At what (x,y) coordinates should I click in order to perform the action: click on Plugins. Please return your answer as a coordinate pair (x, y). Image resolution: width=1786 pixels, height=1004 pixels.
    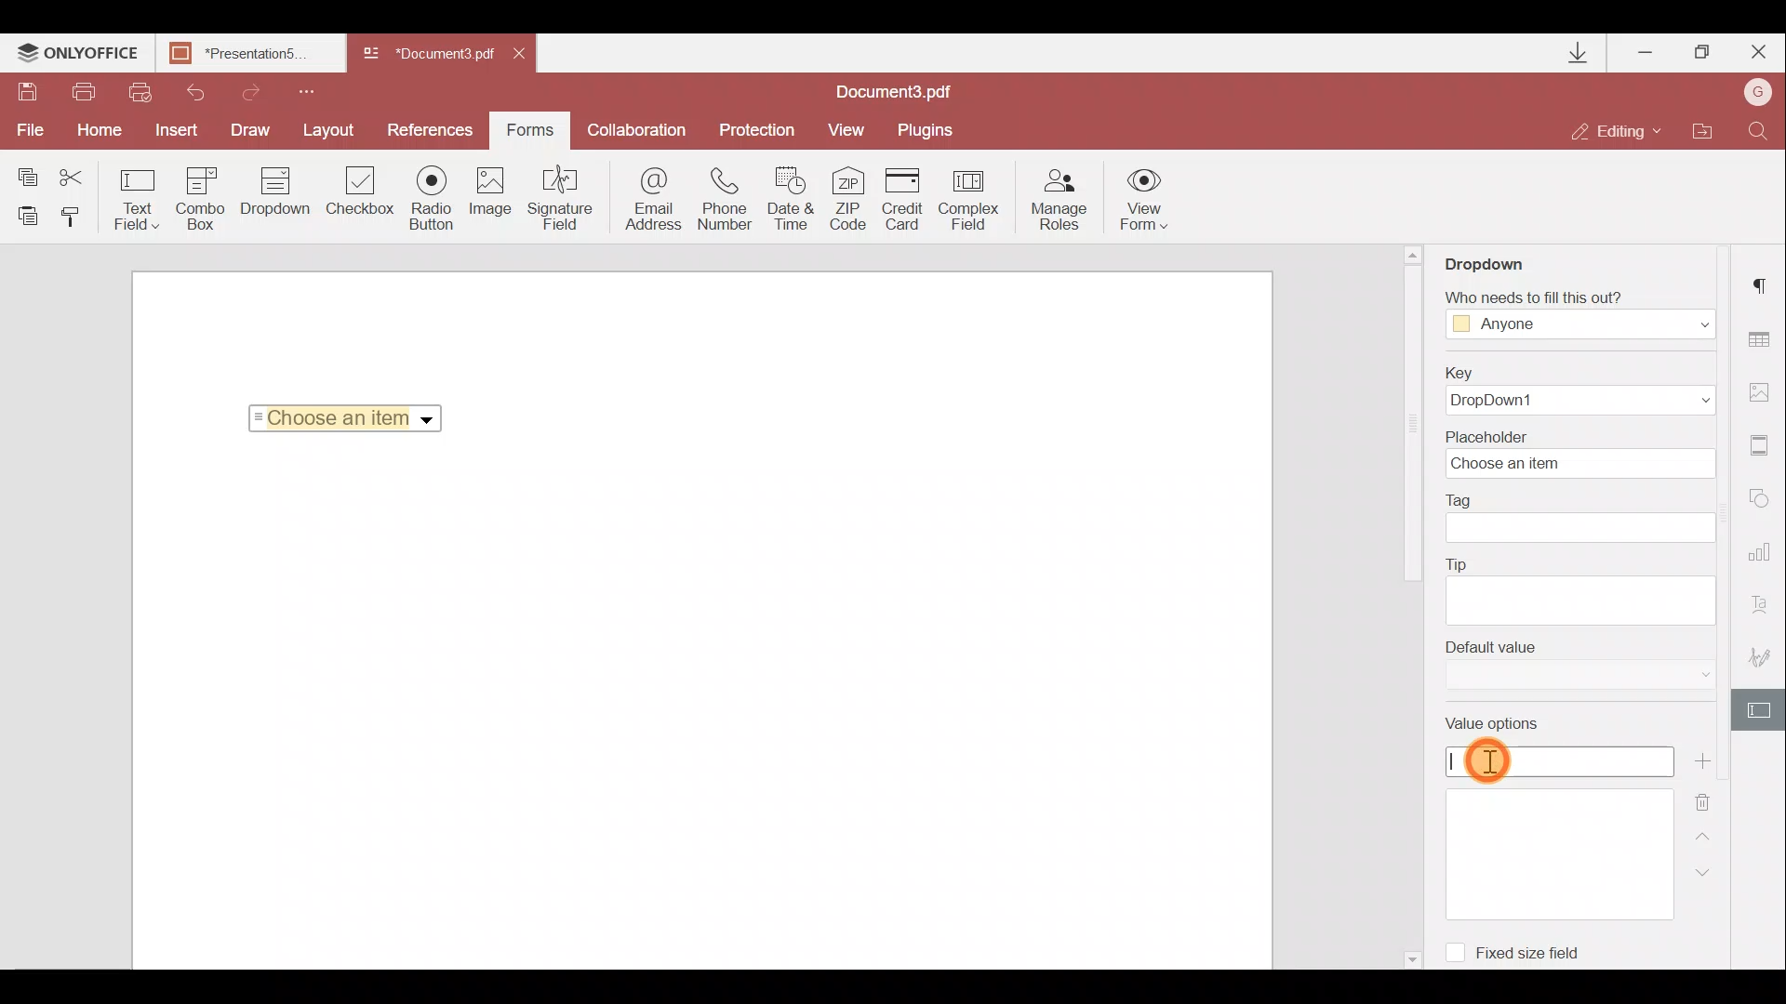
    Looking at the image, I should click on (928, 127).